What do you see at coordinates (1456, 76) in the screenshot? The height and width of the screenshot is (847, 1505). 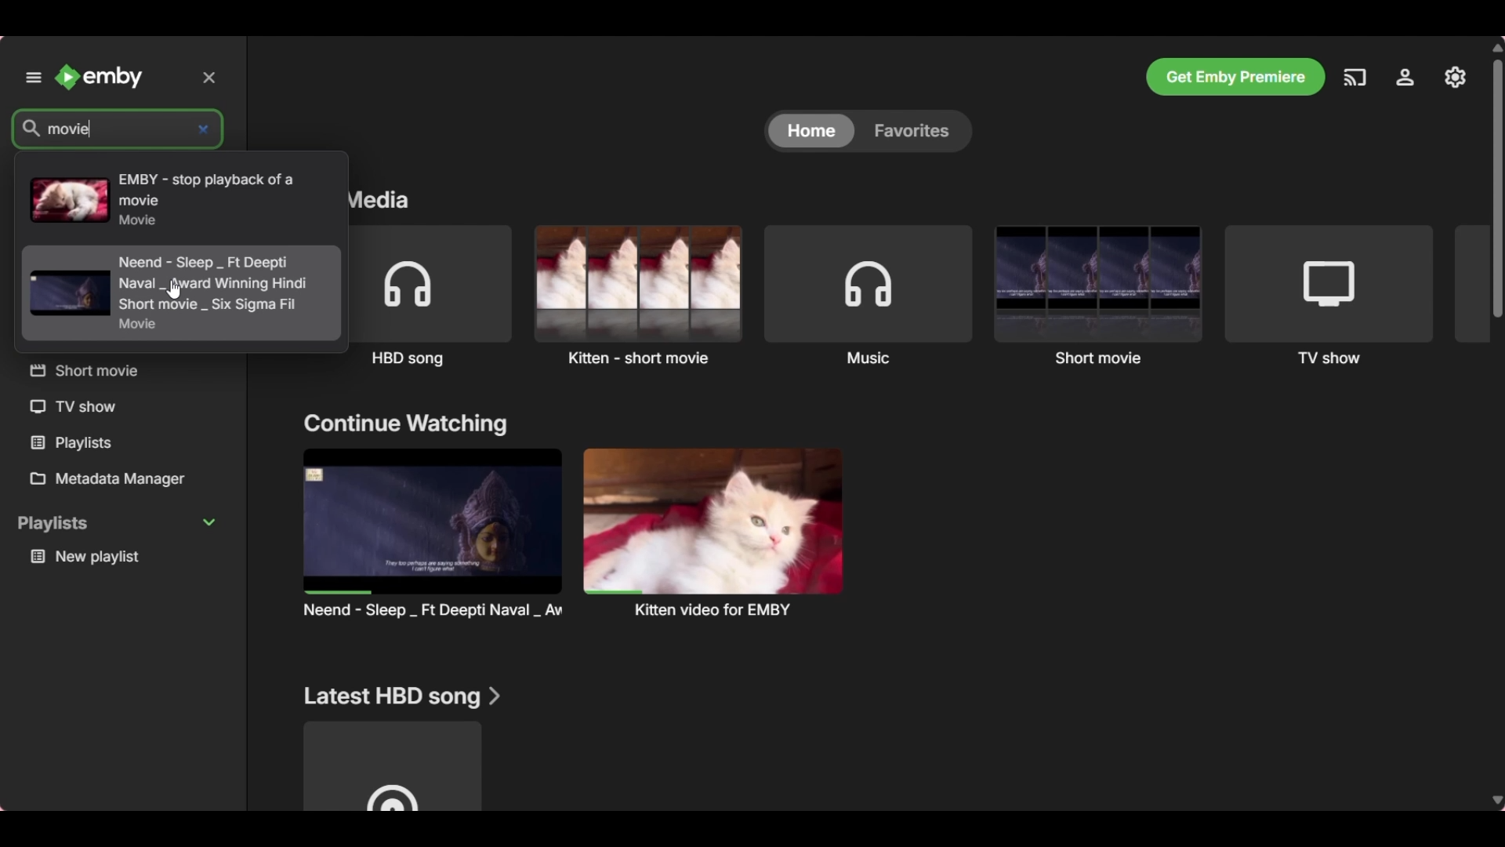 I see `Manage Emby server` at bounding box center [1456, 76].